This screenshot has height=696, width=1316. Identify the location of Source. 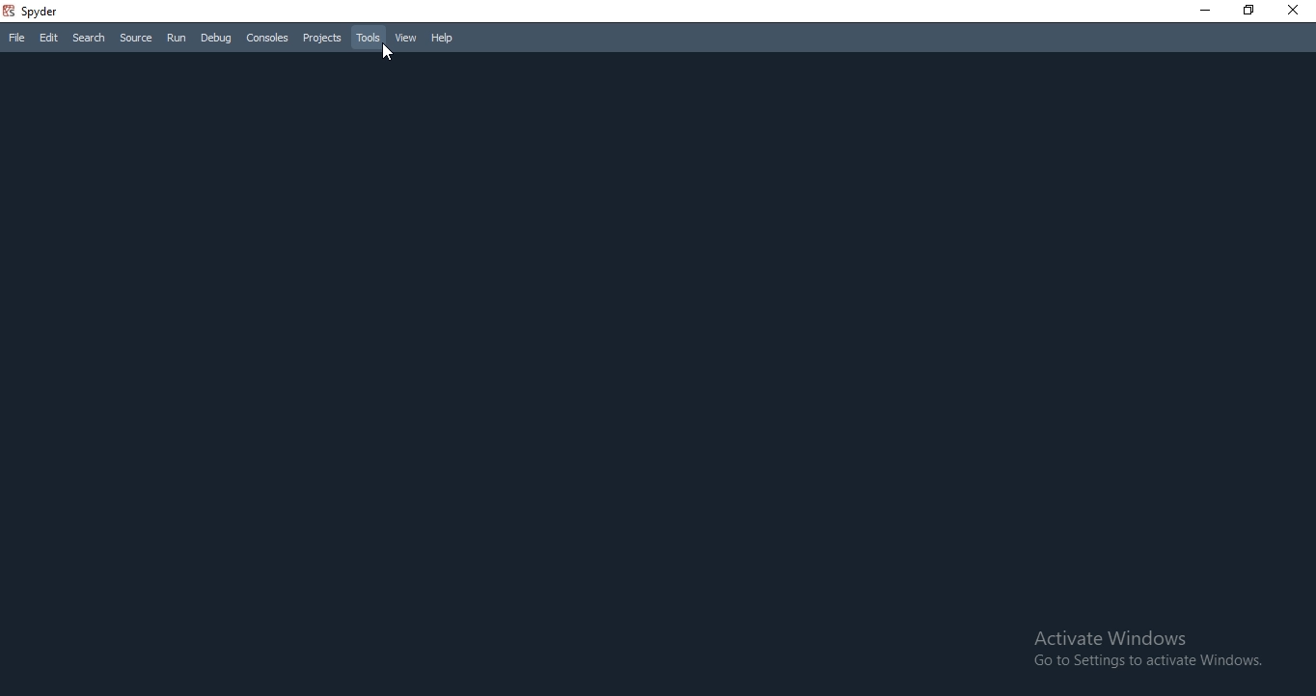
(135, 39).